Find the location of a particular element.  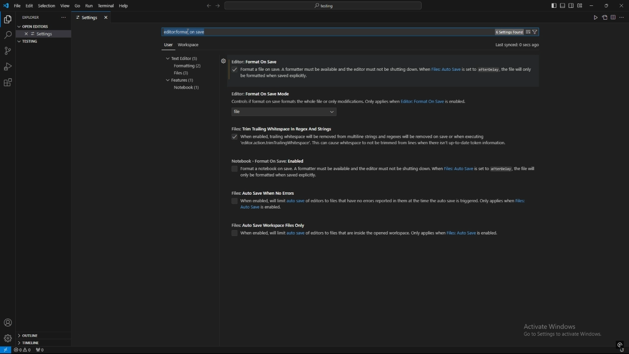

close is located at coordinates (621, 5).